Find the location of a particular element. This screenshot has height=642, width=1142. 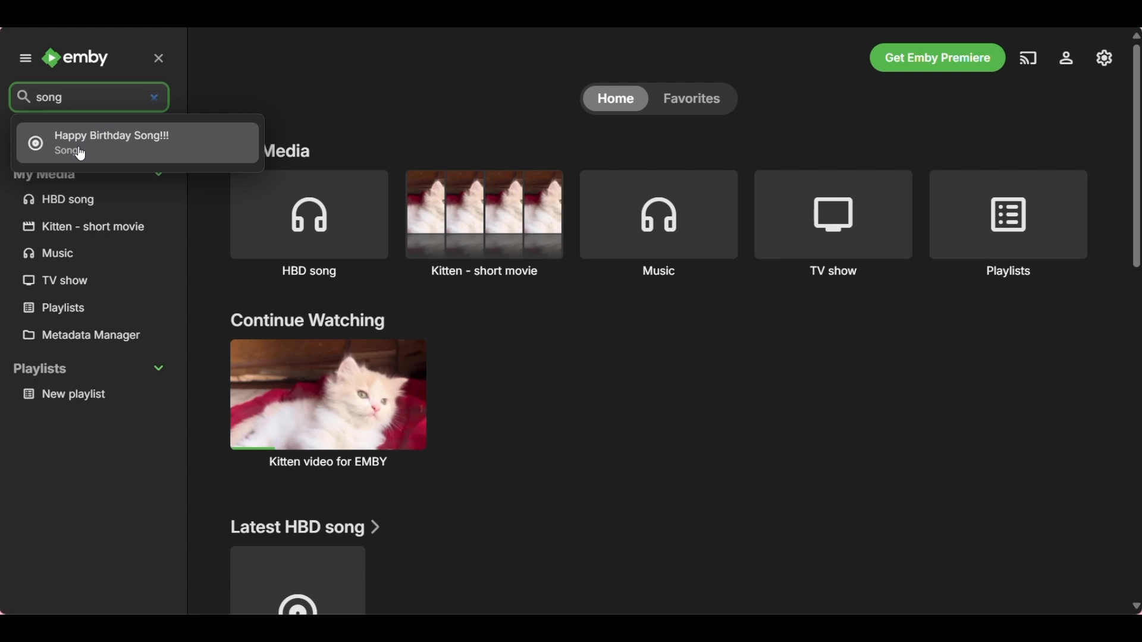

Play on another device is located at coordinates (1028, 61).